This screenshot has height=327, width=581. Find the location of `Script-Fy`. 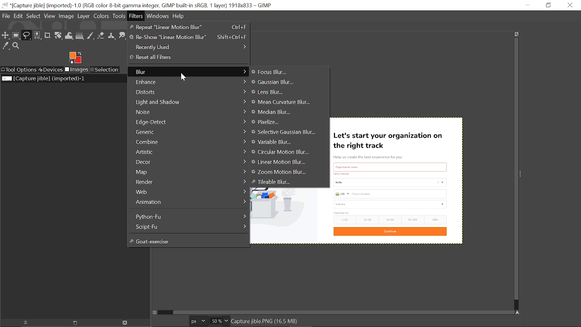

Script-Fy is located at coordinates (188, 227).